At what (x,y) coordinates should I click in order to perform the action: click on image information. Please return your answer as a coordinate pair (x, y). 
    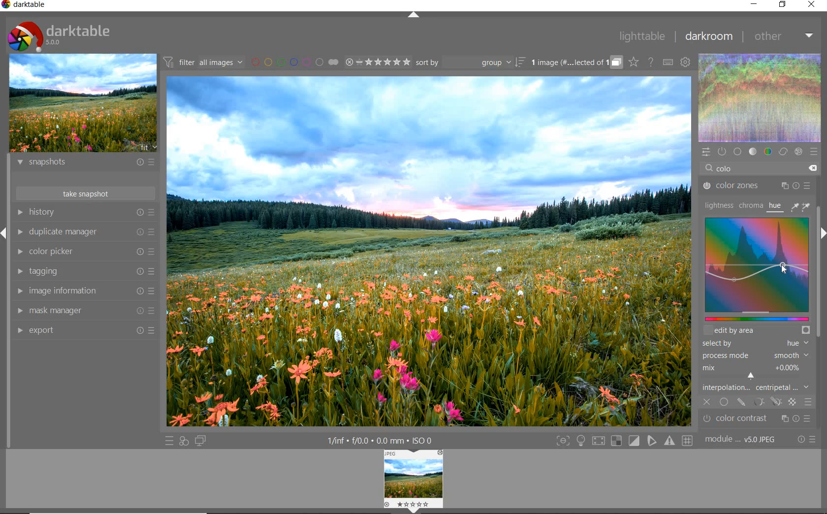
    Looking at the image, I should click on (84, 291).